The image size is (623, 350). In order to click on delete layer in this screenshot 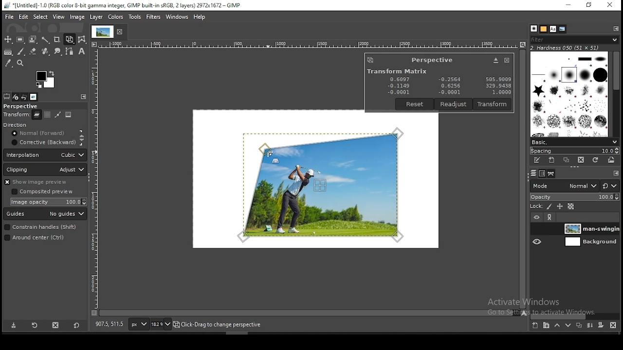, I will do `click(613, 325)`.